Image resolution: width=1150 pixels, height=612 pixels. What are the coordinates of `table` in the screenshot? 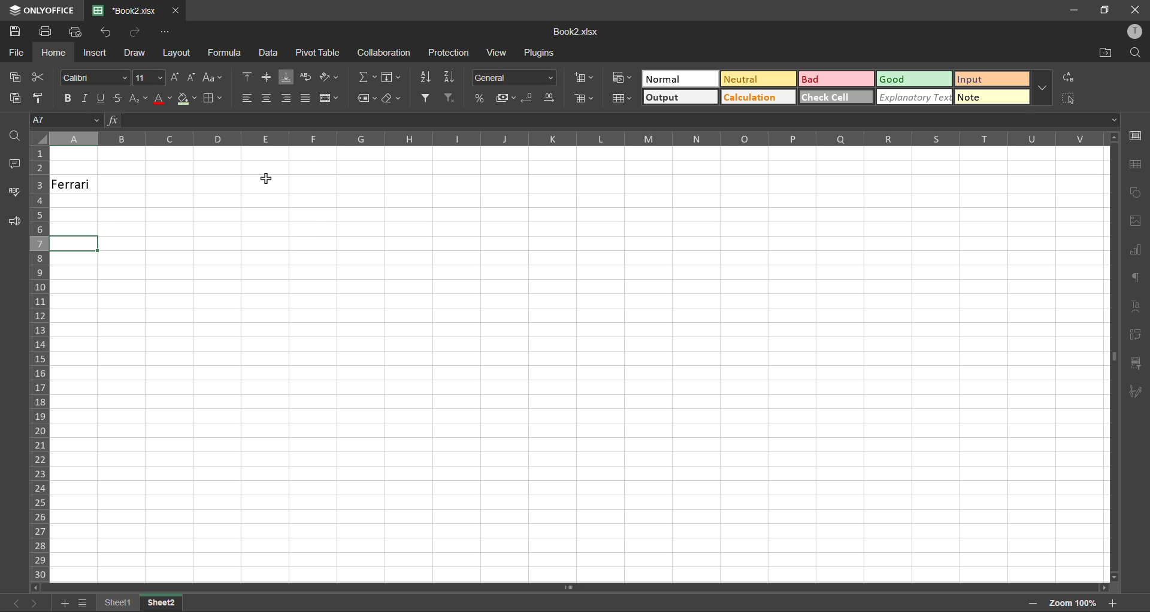 It's located at (1136, 165).